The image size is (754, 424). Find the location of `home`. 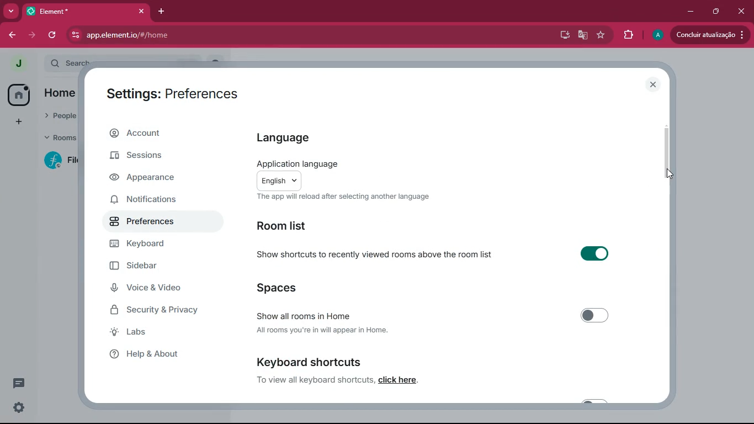

home is located at coordinates (18, 94).